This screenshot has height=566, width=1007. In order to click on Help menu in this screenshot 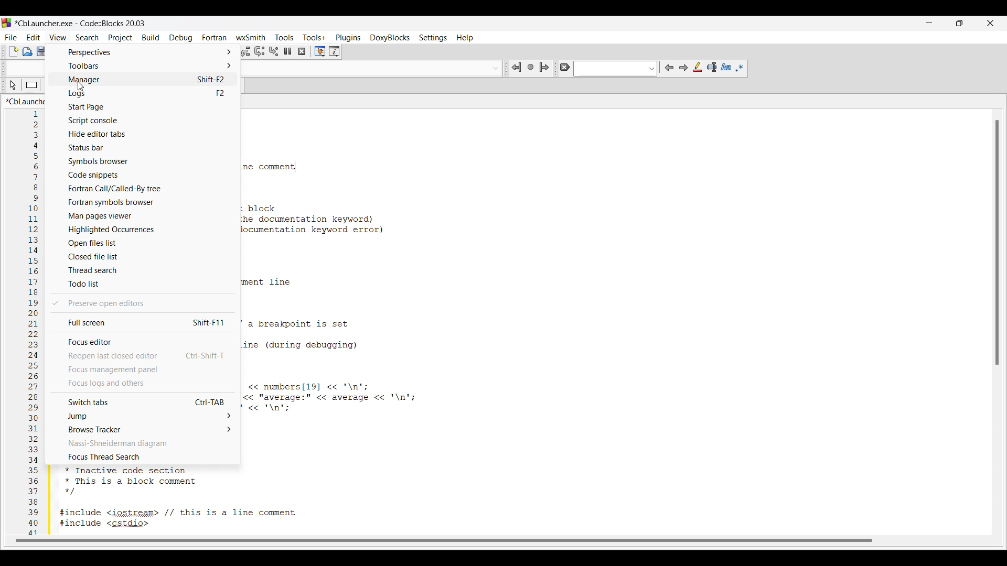, I will do `click(465, 38)`.